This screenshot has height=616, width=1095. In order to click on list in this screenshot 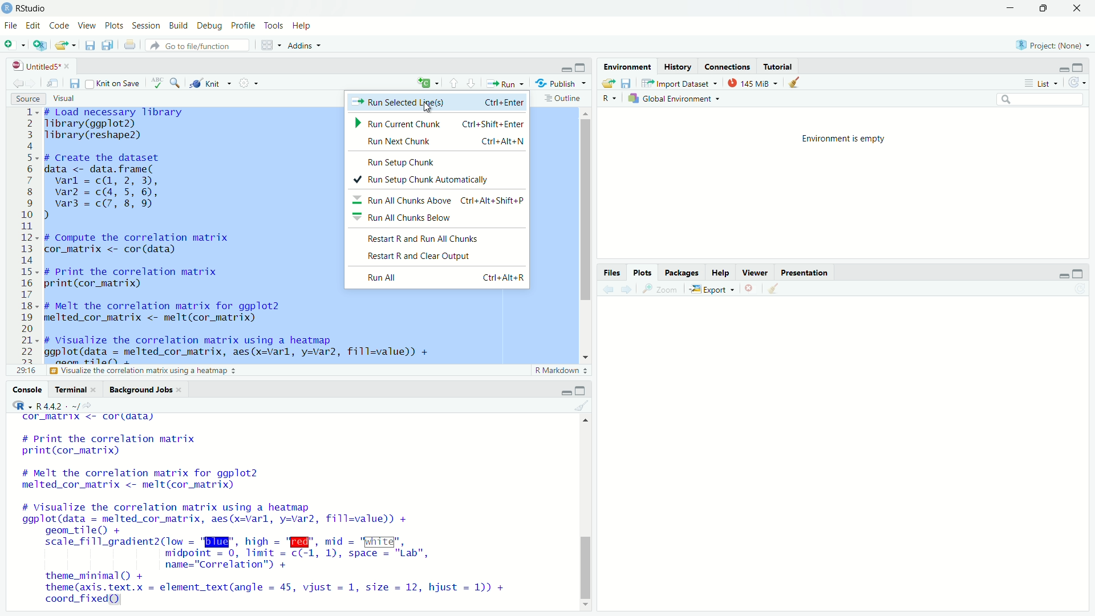, I will do `click(1042, 83)`.